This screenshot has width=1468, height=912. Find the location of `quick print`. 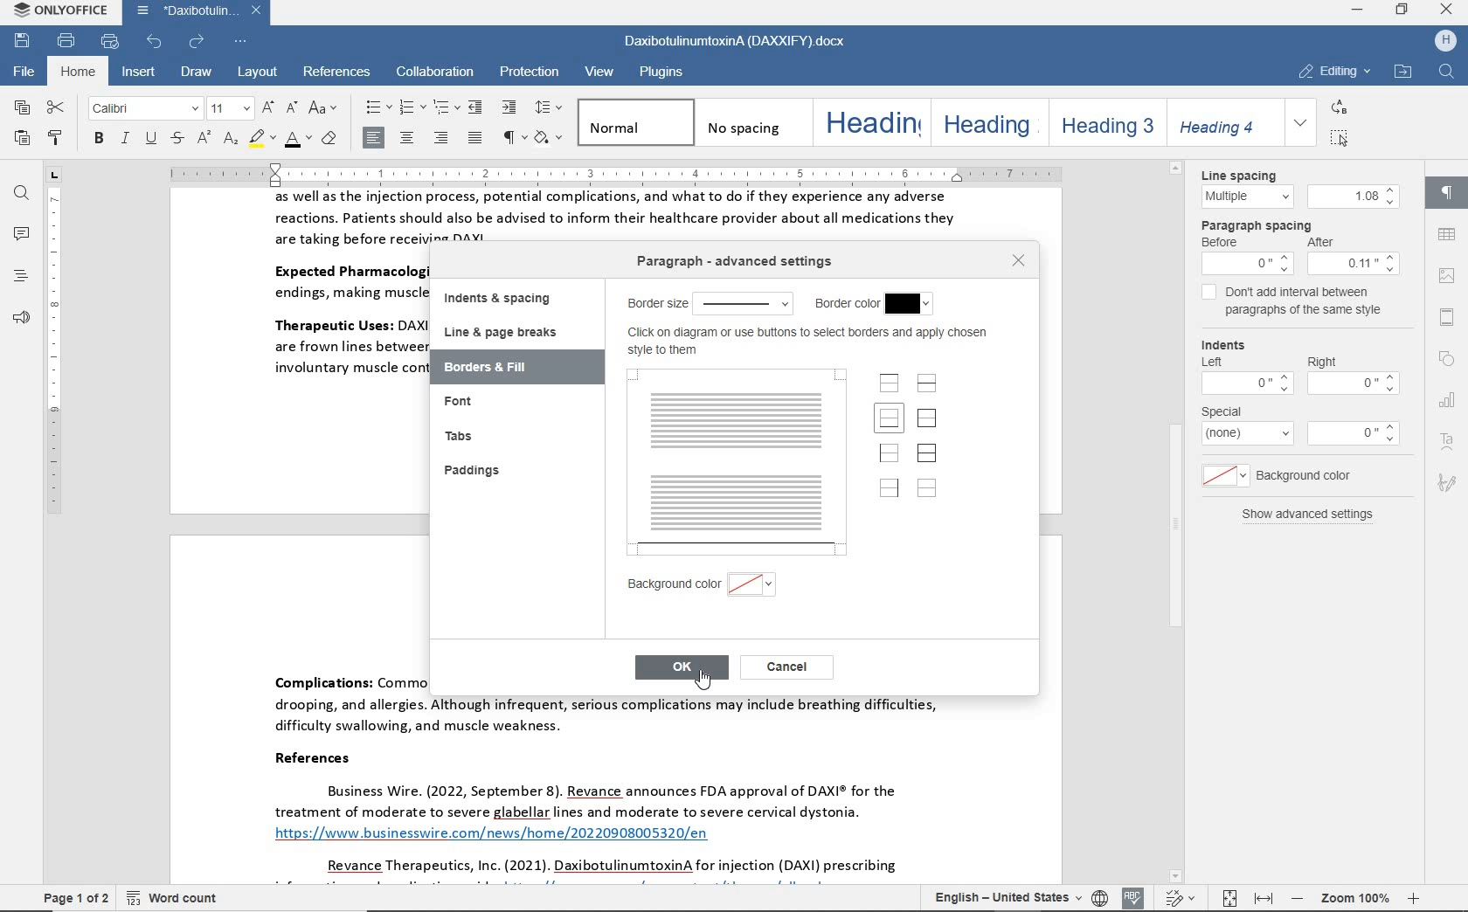

quick print is located at coordinates (111, 42).